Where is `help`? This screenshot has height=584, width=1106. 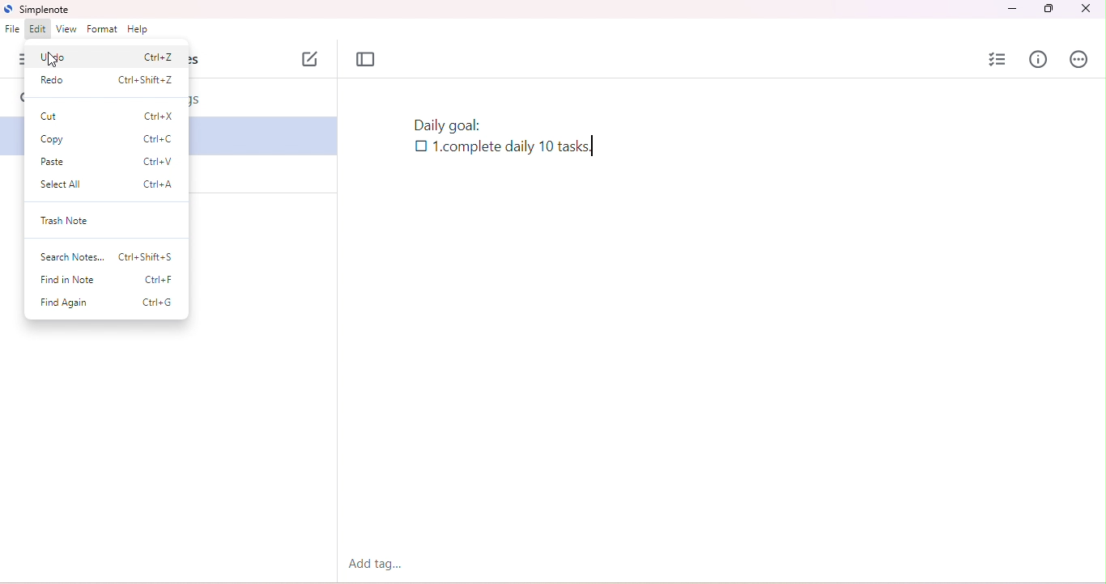
help is located at coordinates (138, 30).